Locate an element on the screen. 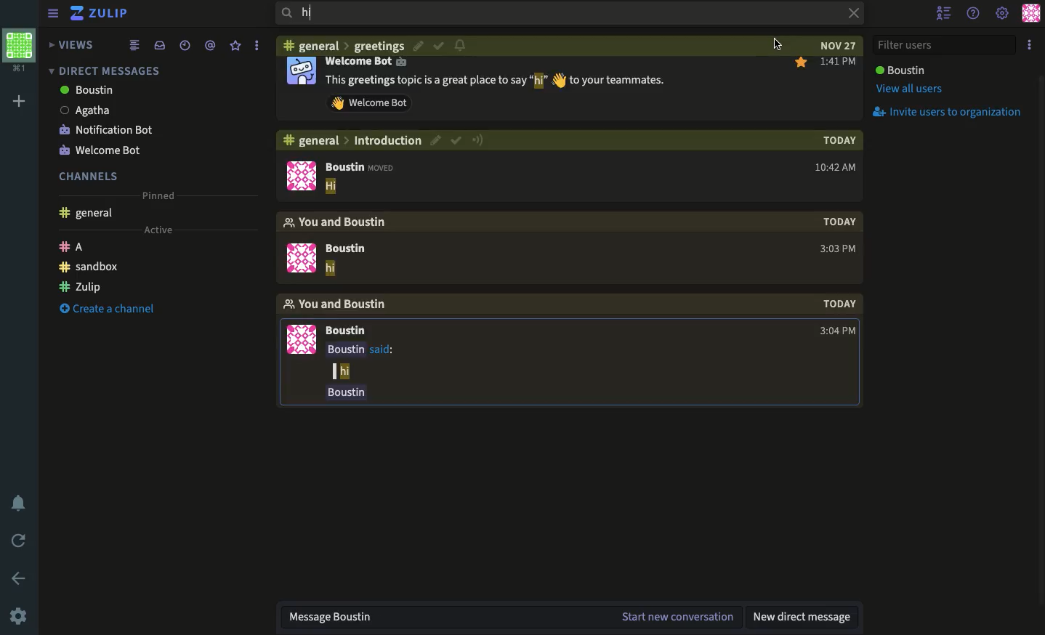 This screenshot has height=635, width=1045. today is located at coordinates (839, 304).